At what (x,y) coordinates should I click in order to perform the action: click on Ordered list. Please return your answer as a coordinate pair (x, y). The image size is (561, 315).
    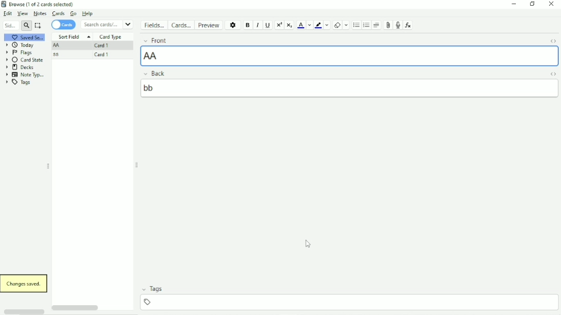
    Looking at the image, I should click on (366, 25).